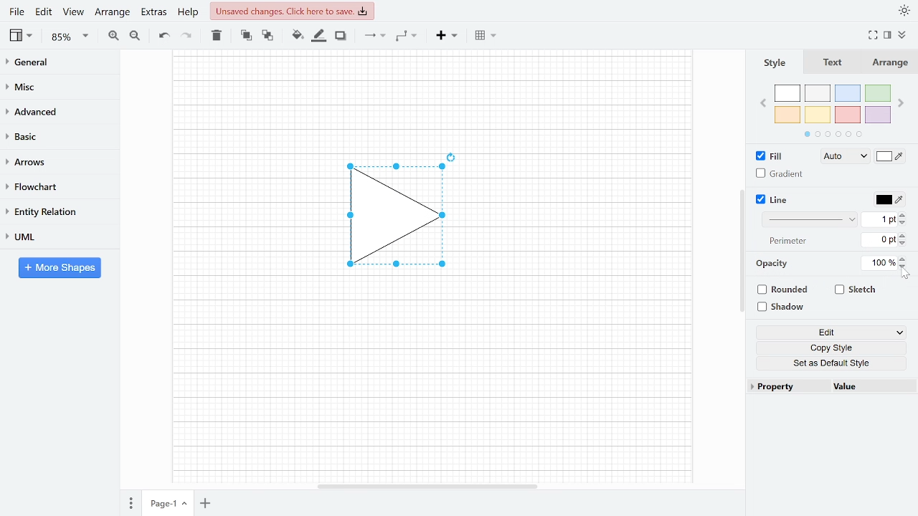 The image size is (918, 516). Describe the element at coordinates (54, 86) in the screenshot. I see `MIsc` at that location.